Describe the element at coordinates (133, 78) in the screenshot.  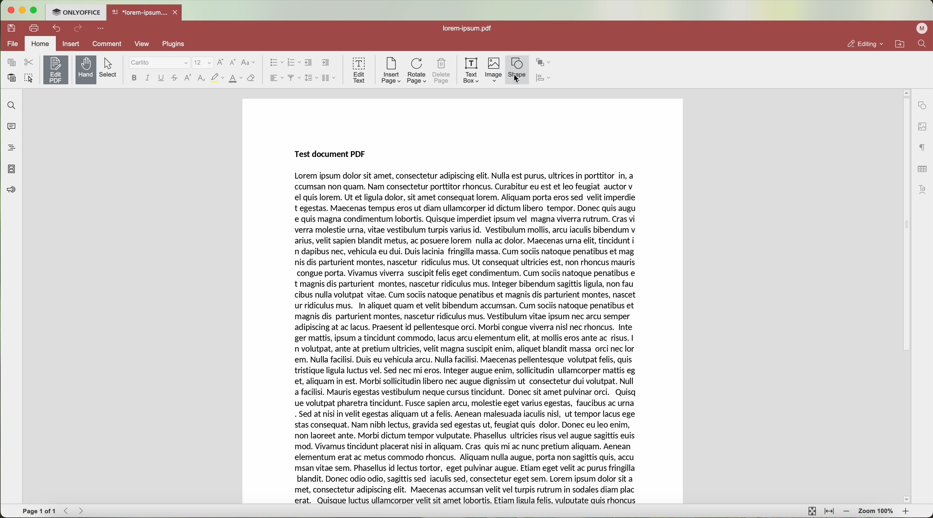
I see `bold` at that location.